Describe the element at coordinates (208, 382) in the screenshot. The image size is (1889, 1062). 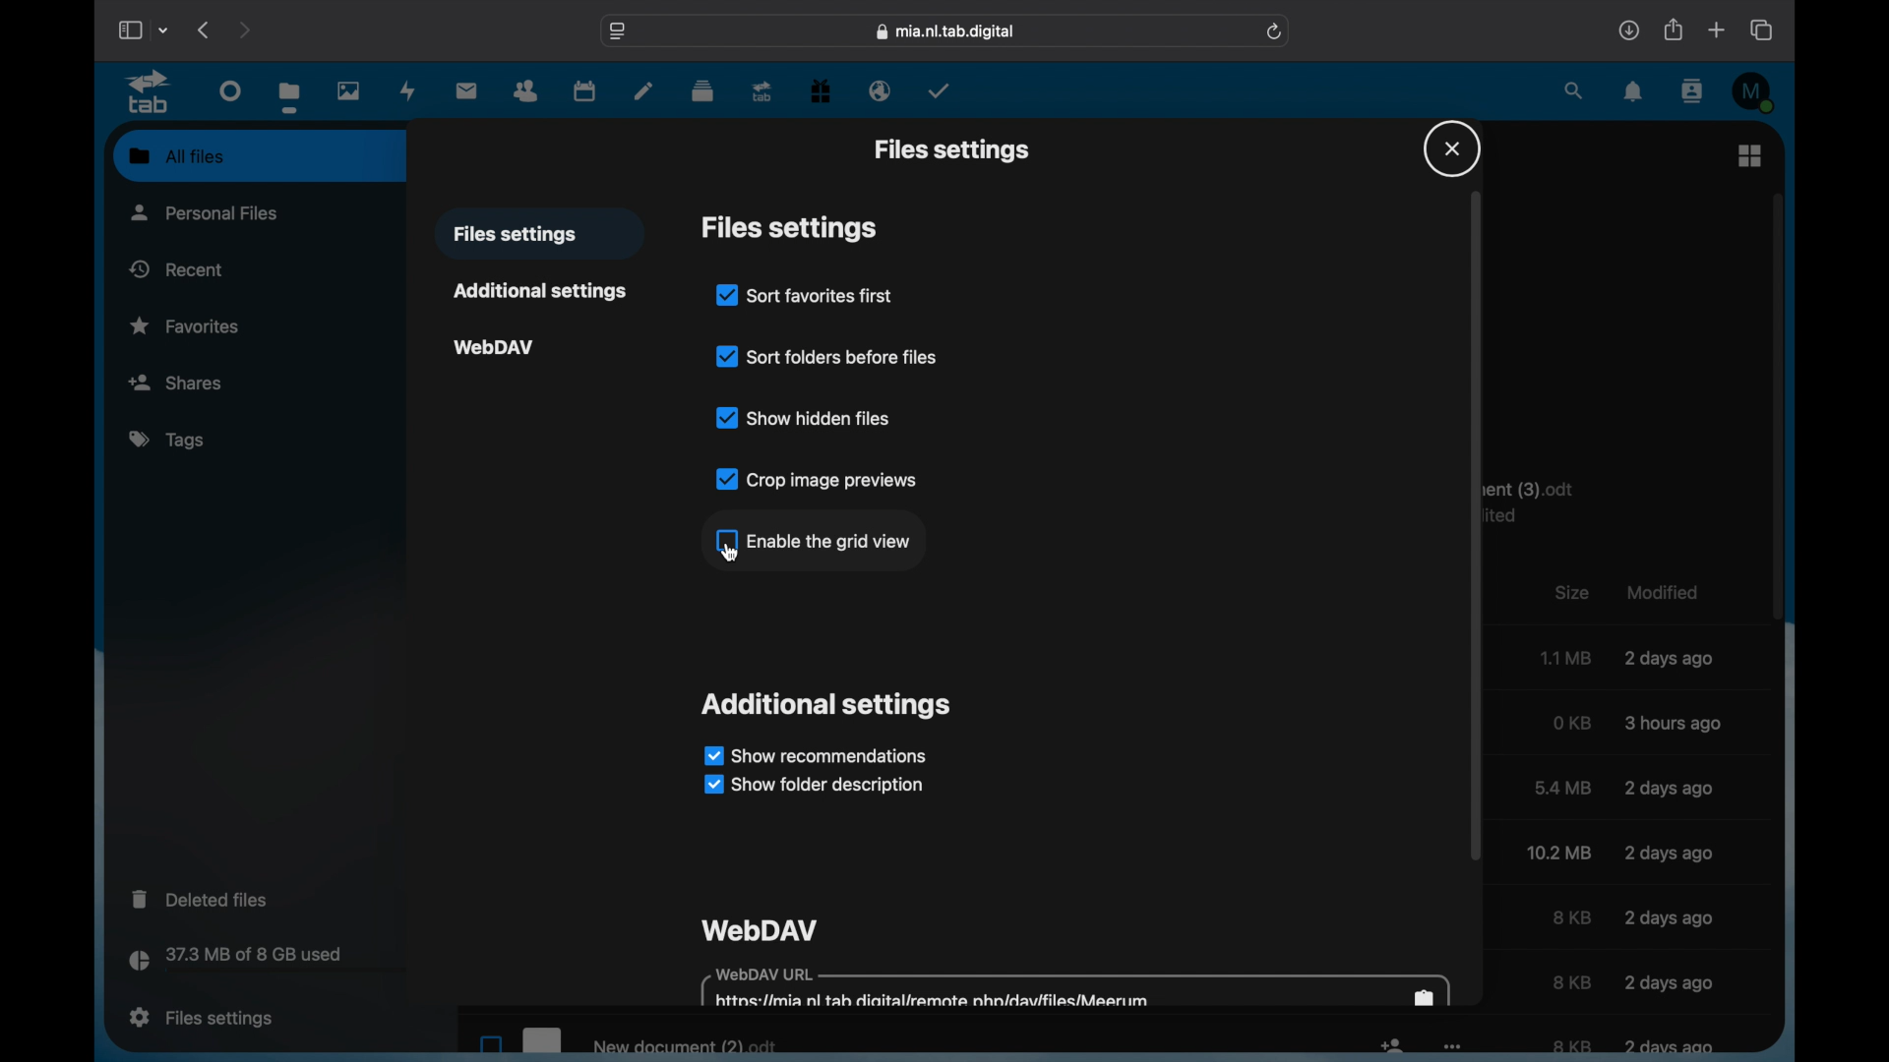
I see `shares` at that location.